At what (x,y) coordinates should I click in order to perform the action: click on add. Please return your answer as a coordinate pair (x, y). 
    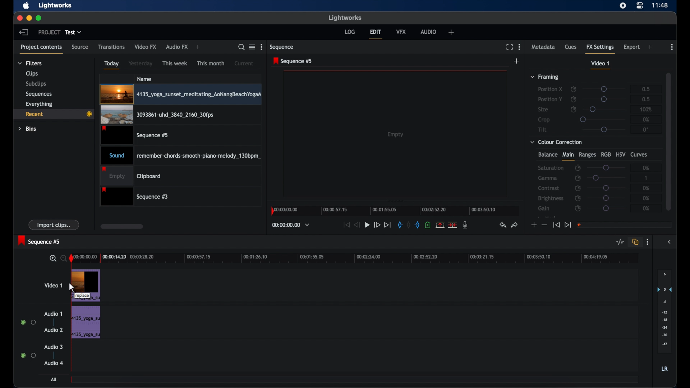
    Looking at the image, I should click on (198, 47).